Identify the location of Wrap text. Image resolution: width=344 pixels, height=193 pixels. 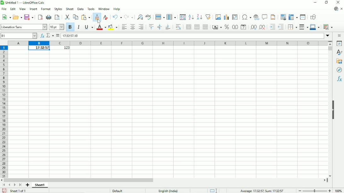
(178, 27).